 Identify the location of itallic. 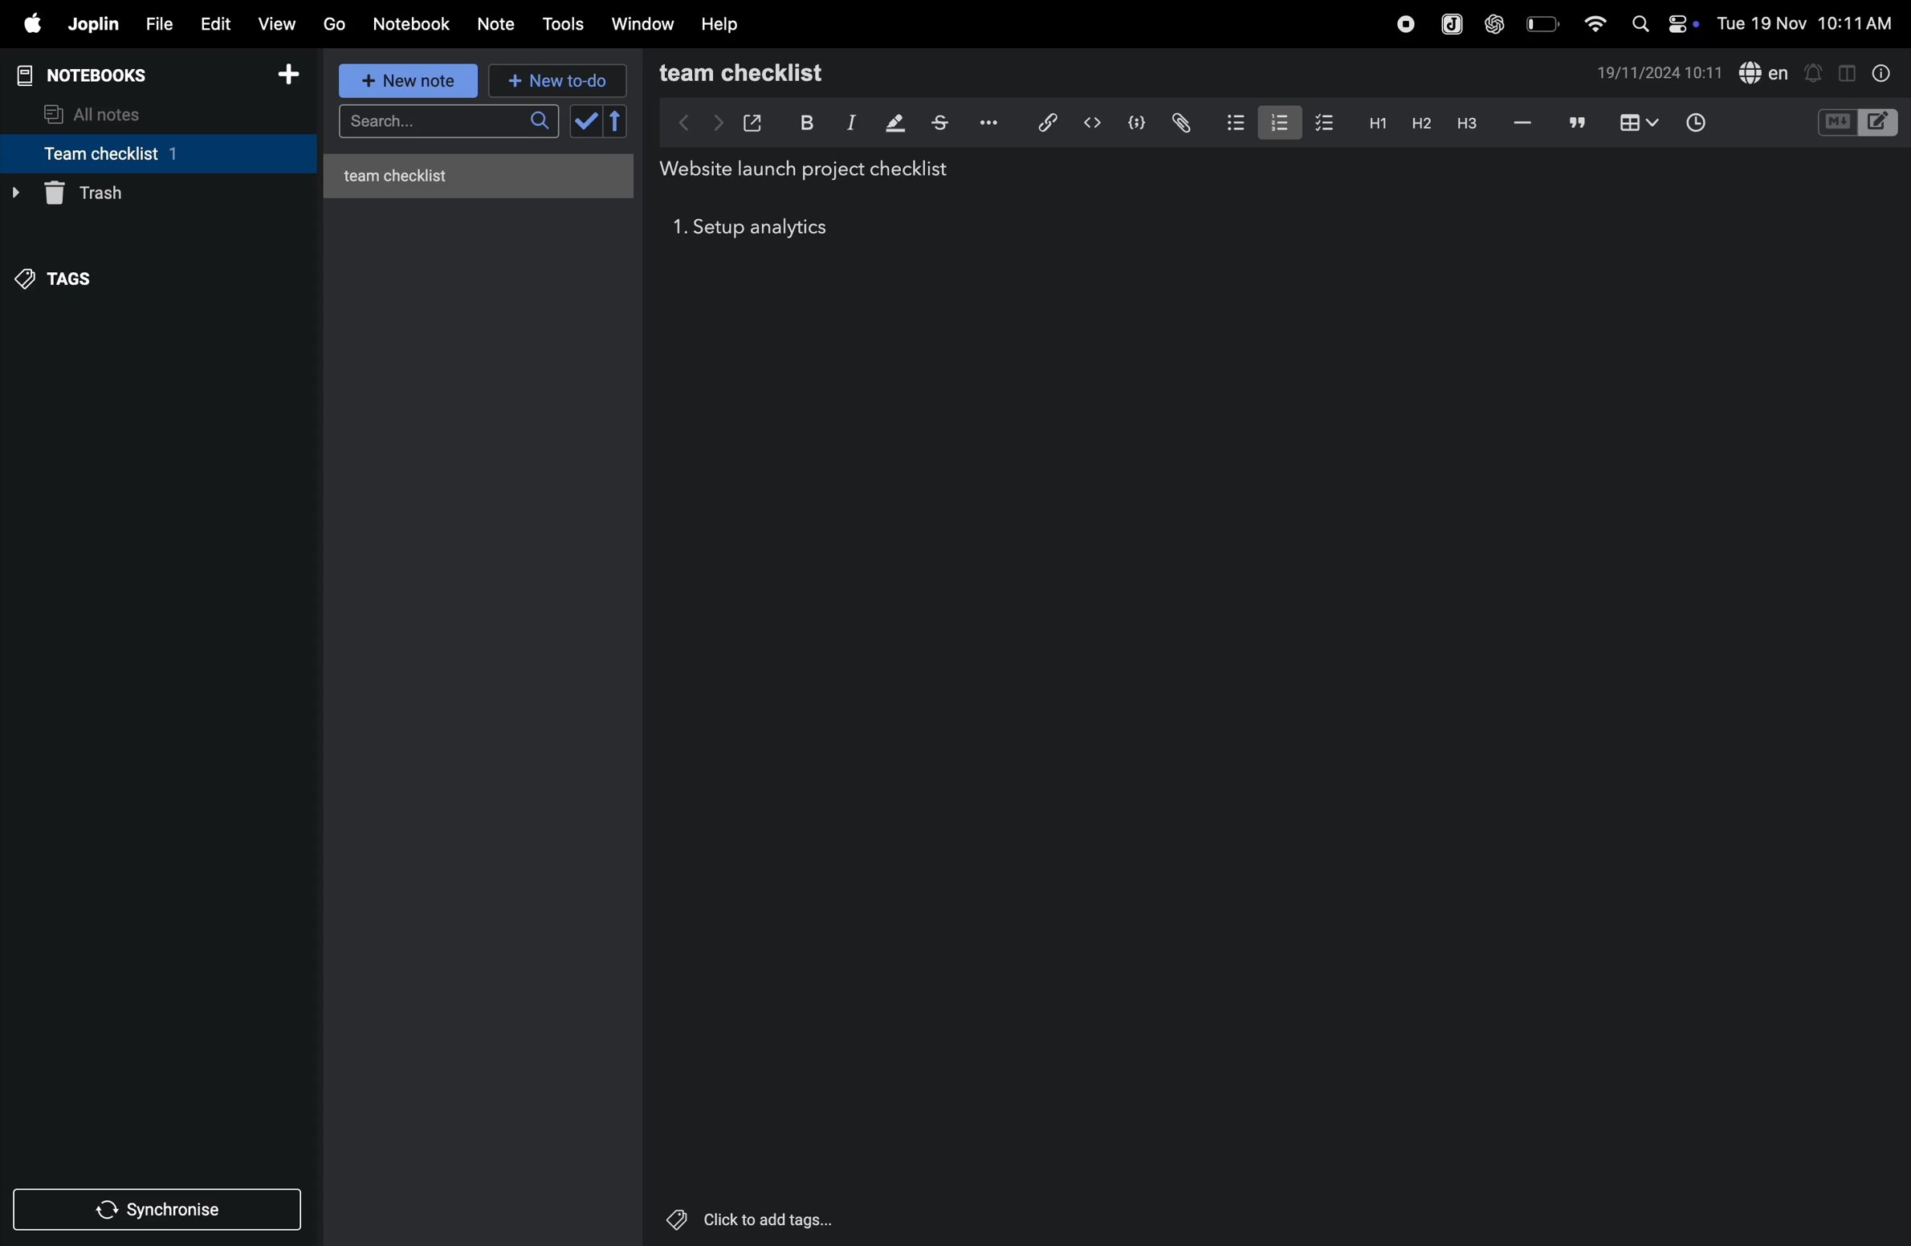
(849, 123).